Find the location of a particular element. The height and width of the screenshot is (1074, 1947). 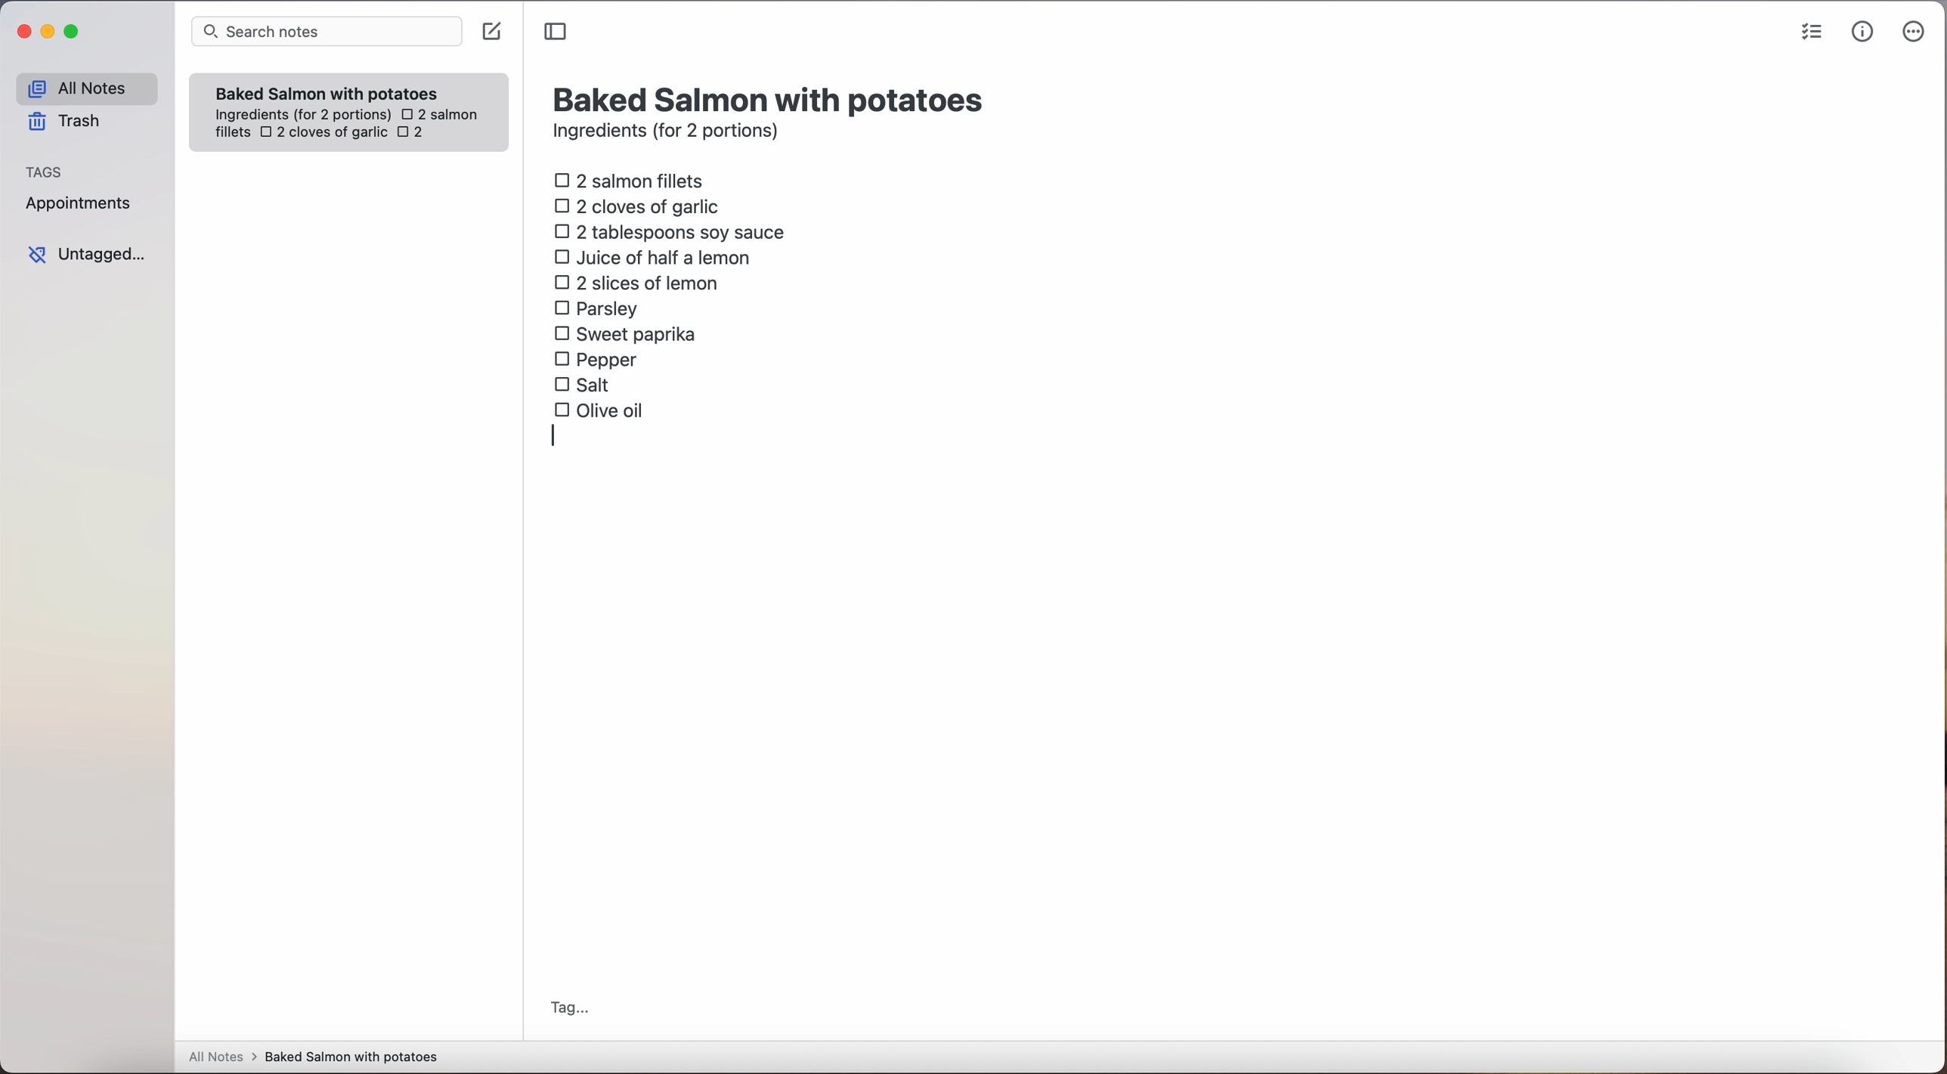

metrics is located at coordinates (1863, 31).